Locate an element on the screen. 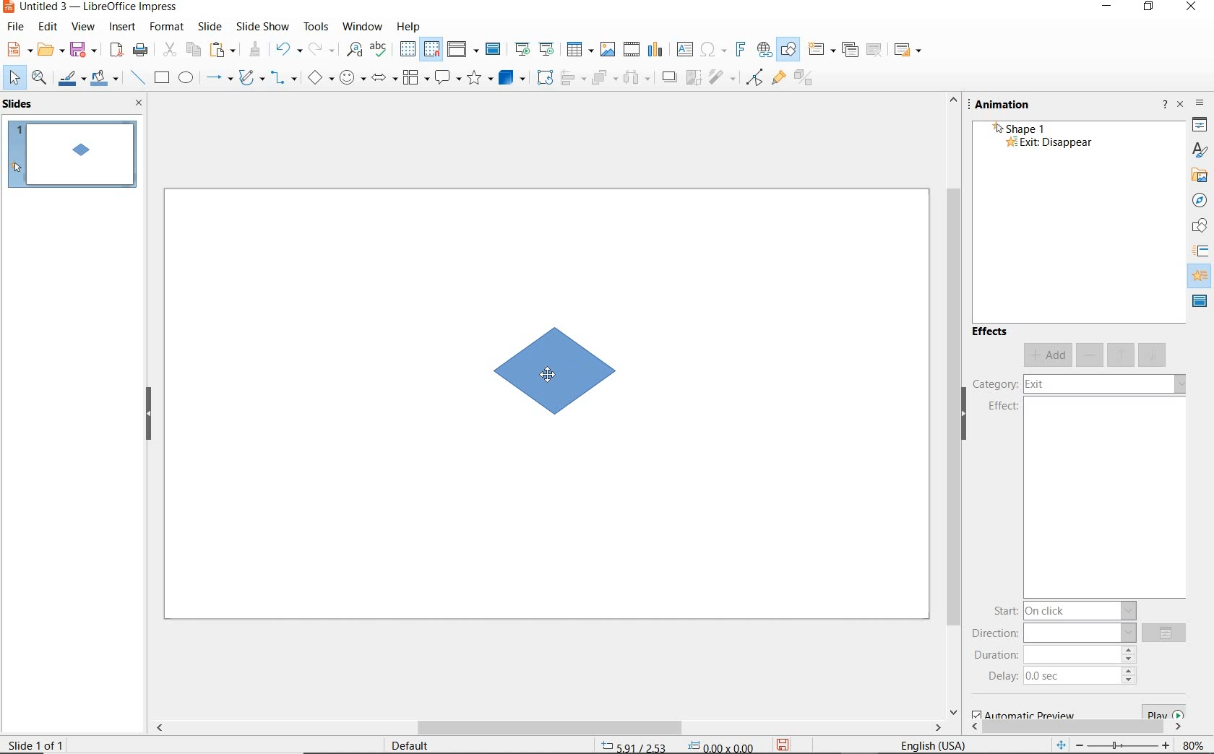 The height and width of the screenshot is (754, 1214). crop image is located at coordinates (694, 78).